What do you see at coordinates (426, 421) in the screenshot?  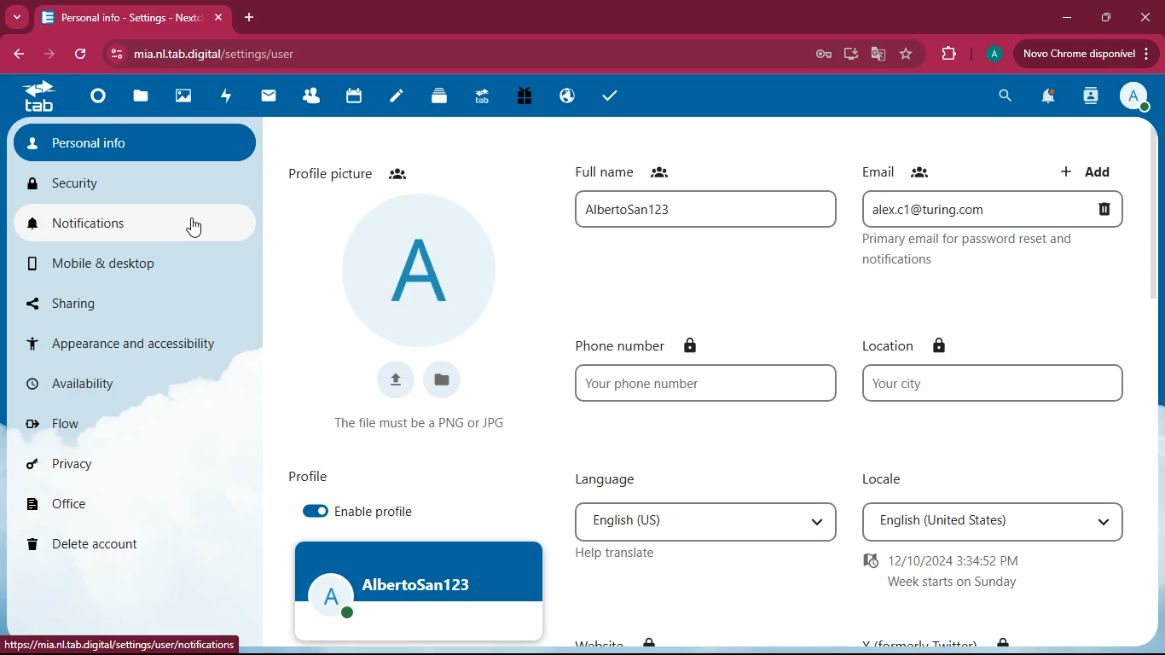 I see `condition` at bounding box center [426, 421].